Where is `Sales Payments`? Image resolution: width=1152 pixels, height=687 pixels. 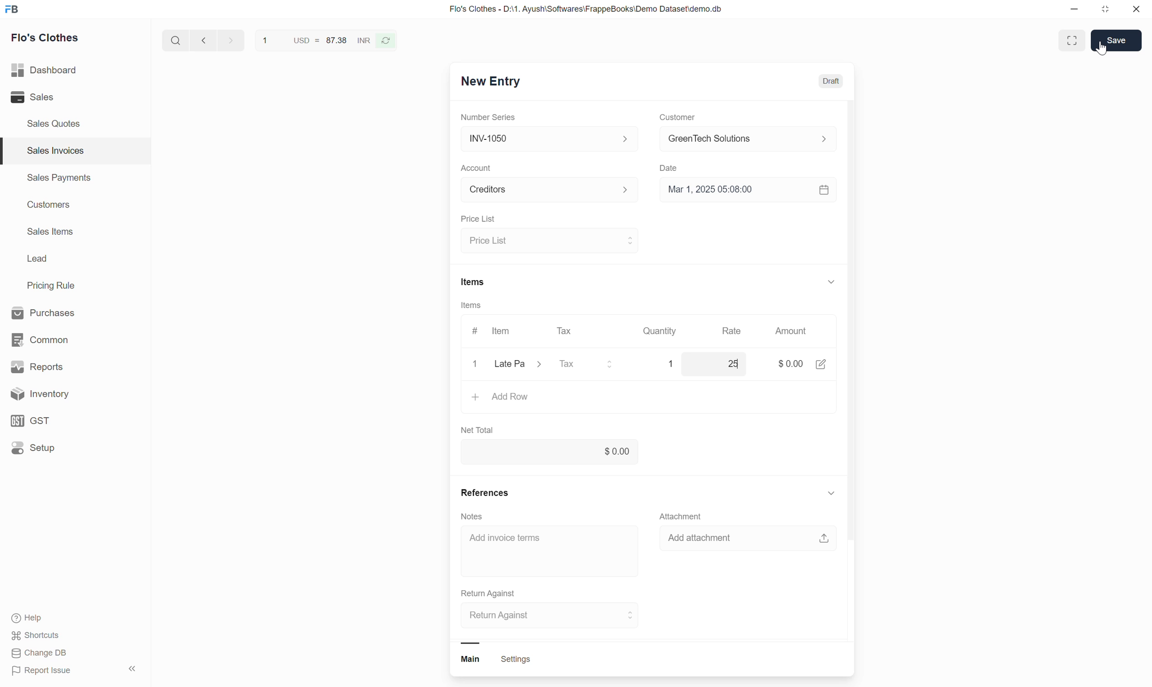
Sales Payments is located at coordinates (58, 179).